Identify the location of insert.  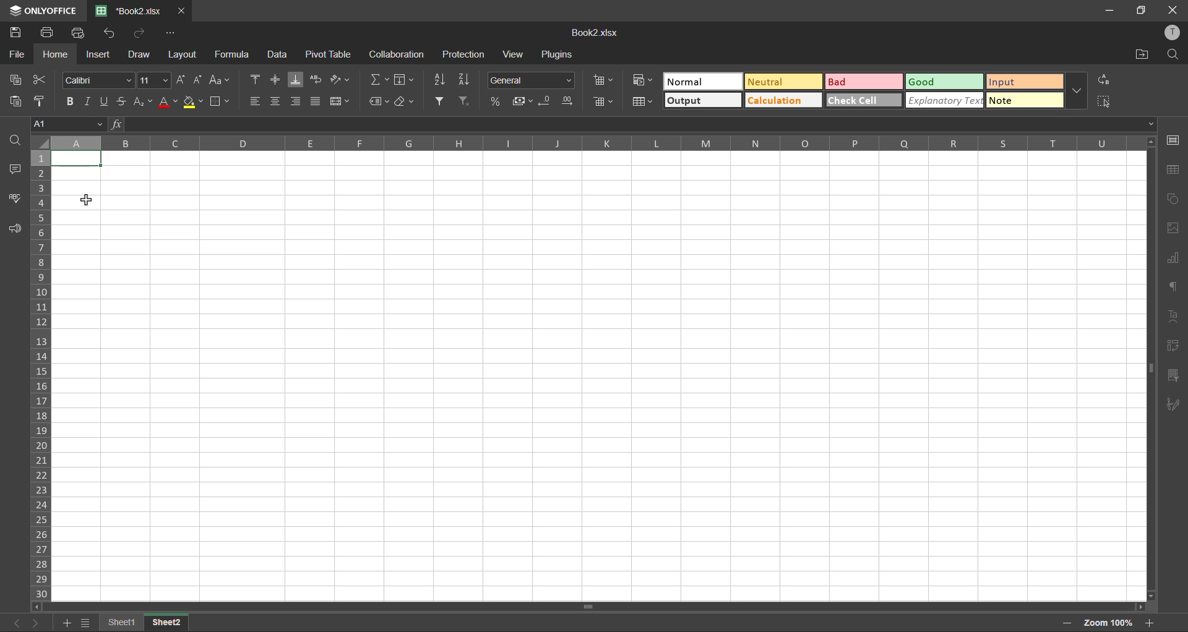
(97, 54).